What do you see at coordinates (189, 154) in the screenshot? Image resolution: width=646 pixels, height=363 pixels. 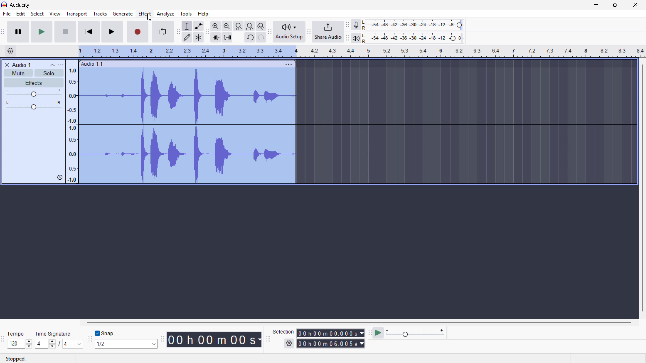 I see `Track selected` at bounding box center [189, 154].